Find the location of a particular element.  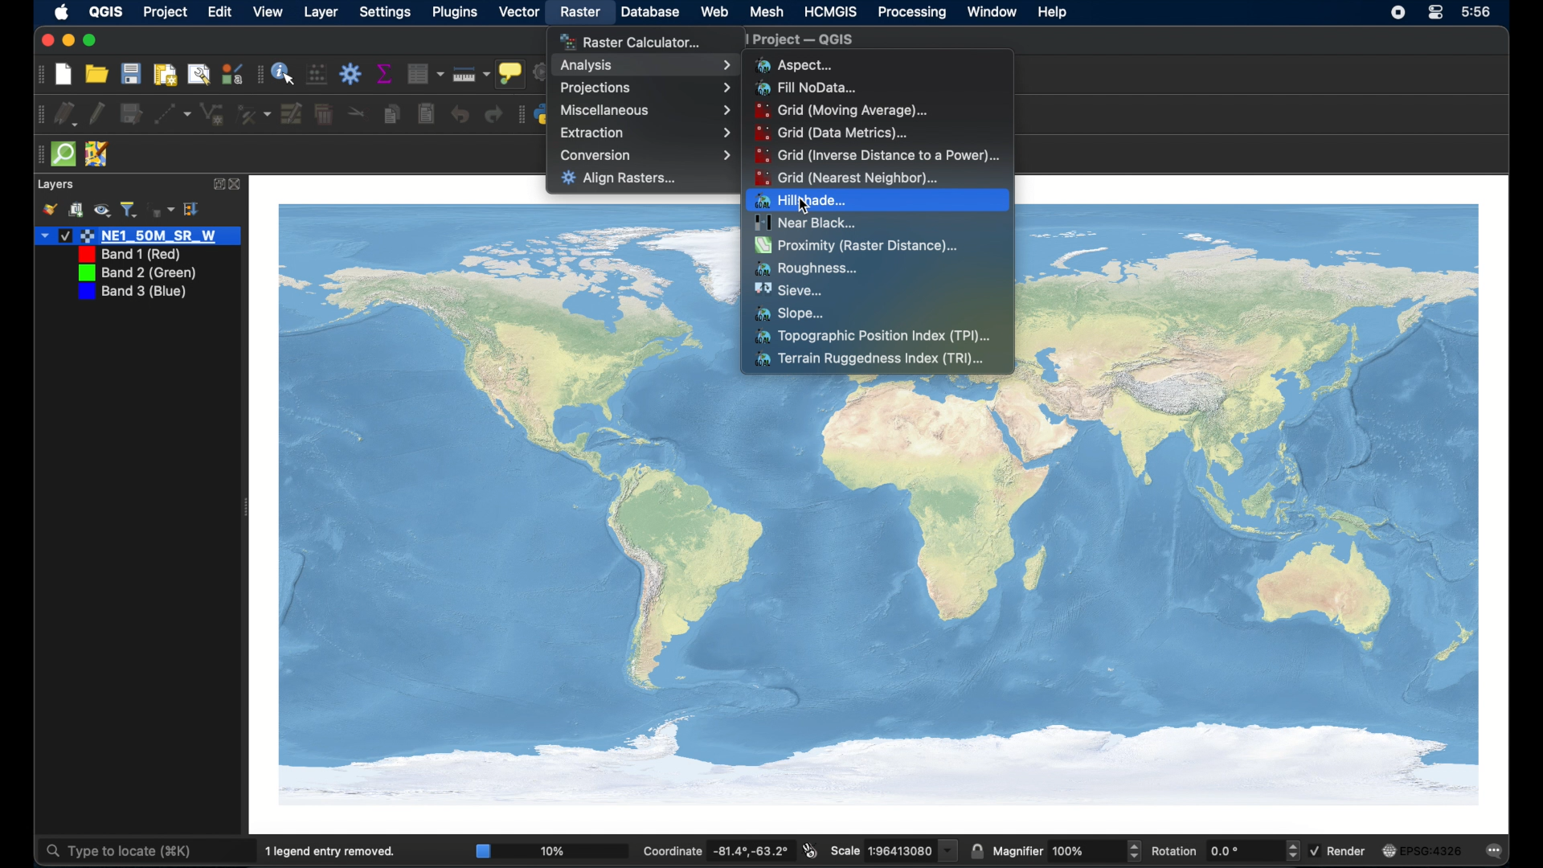

drag handle is located at coordinates (520, 114).